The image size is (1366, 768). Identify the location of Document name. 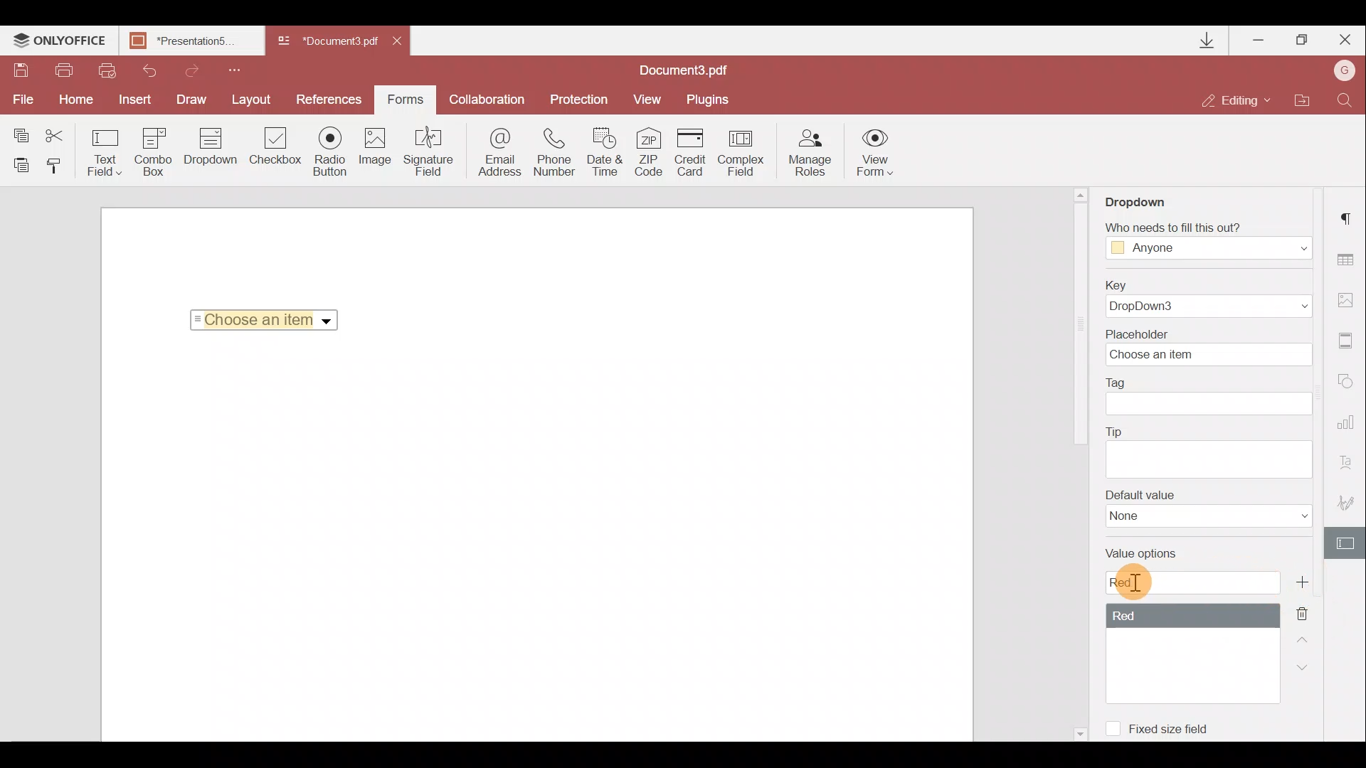
(326, 42).